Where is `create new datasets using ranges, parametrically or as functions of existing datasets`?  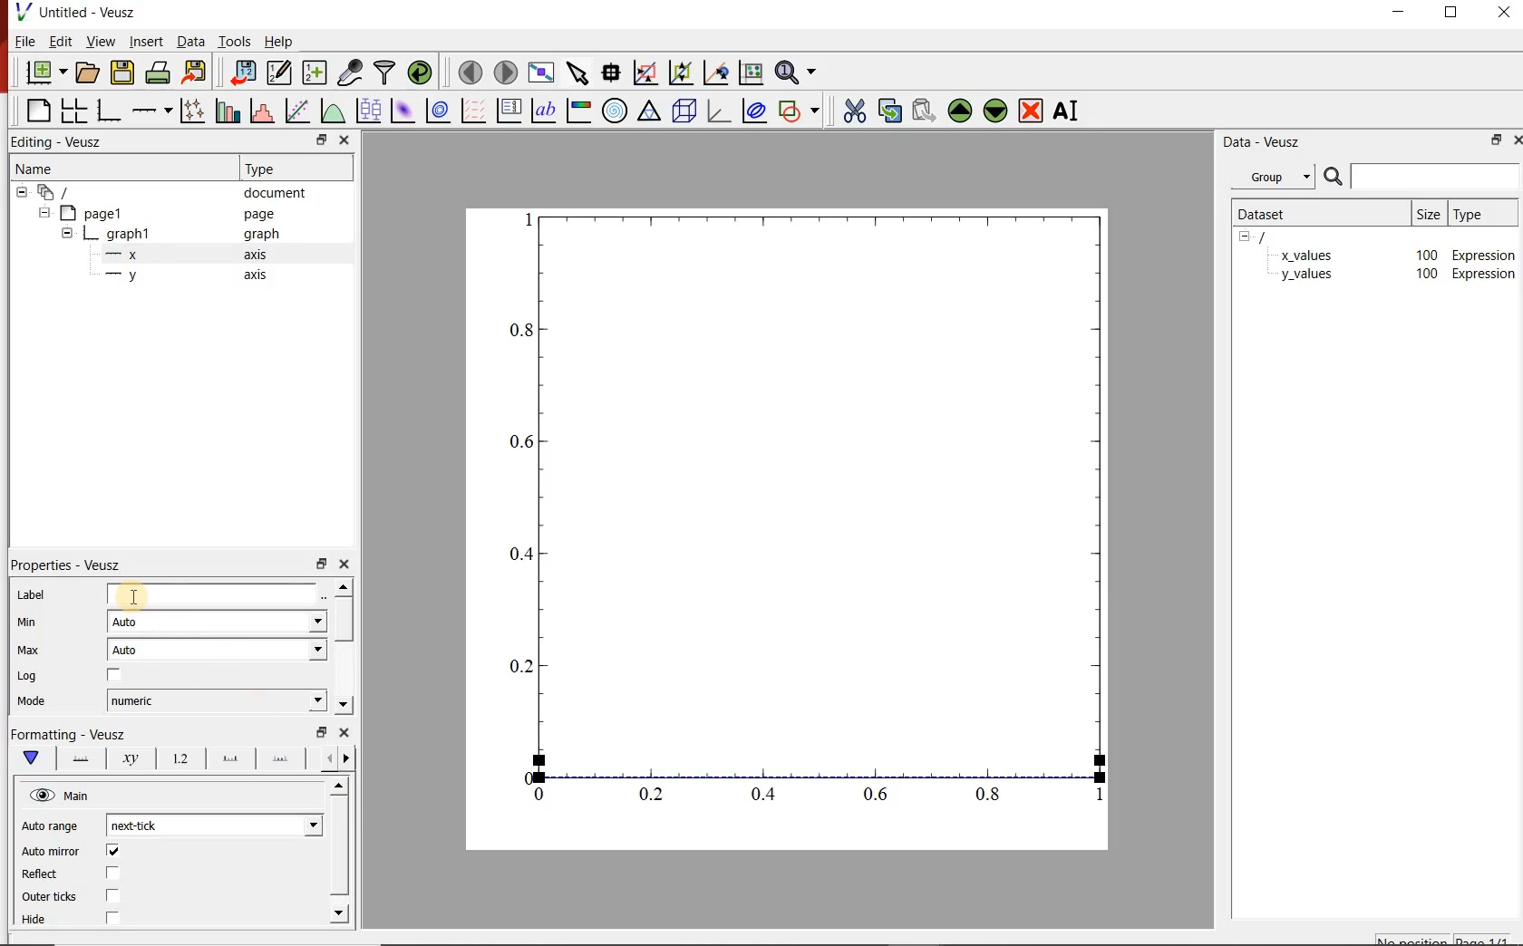 create new datasets using ranges, parametrically or as functions of existing datasets is located at coordinates (317, 73).